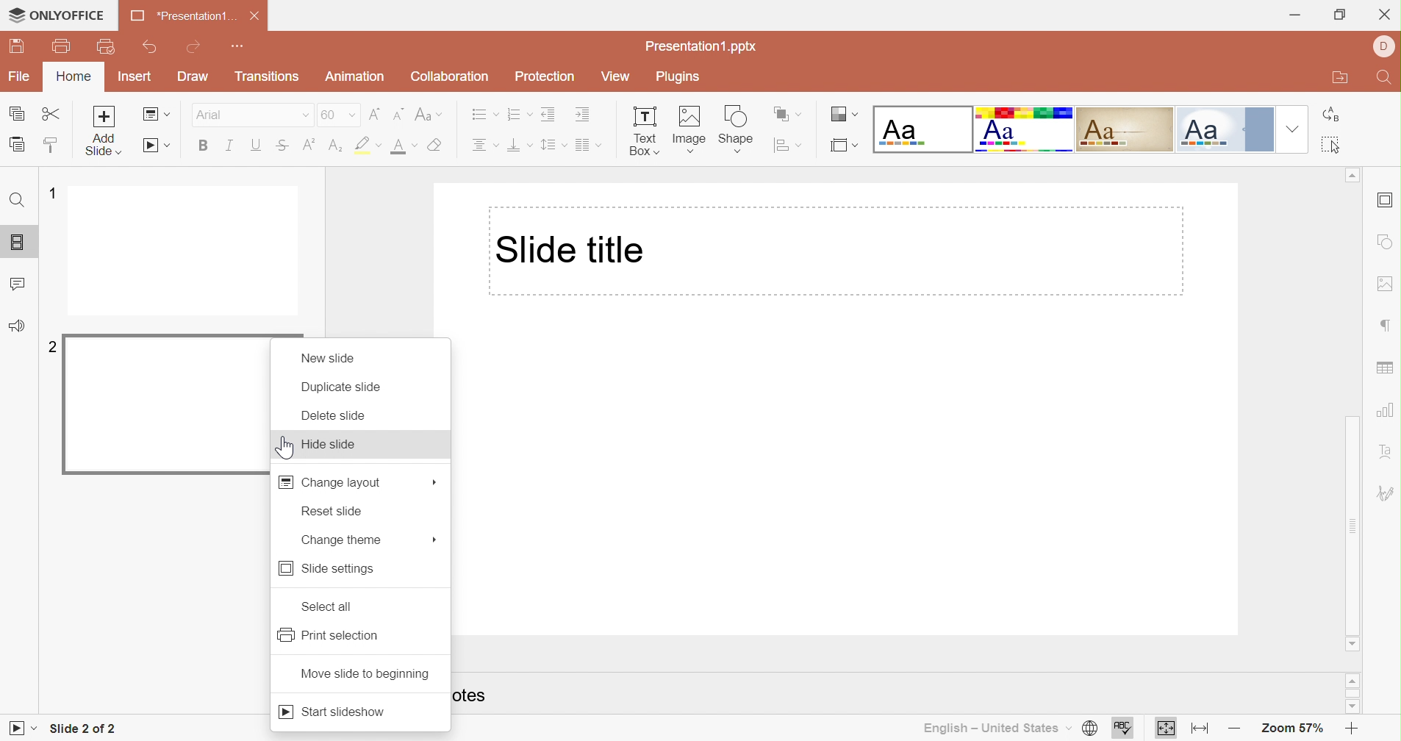  Describe the element at coordinates (338, 511) in the screenshot. I see `Reserved seats` at that location.